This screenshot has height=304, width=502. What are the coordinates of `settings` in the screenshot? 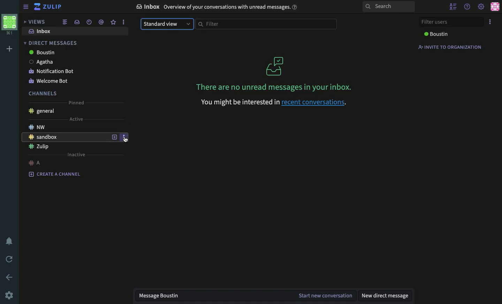 It's located at (10, 294).